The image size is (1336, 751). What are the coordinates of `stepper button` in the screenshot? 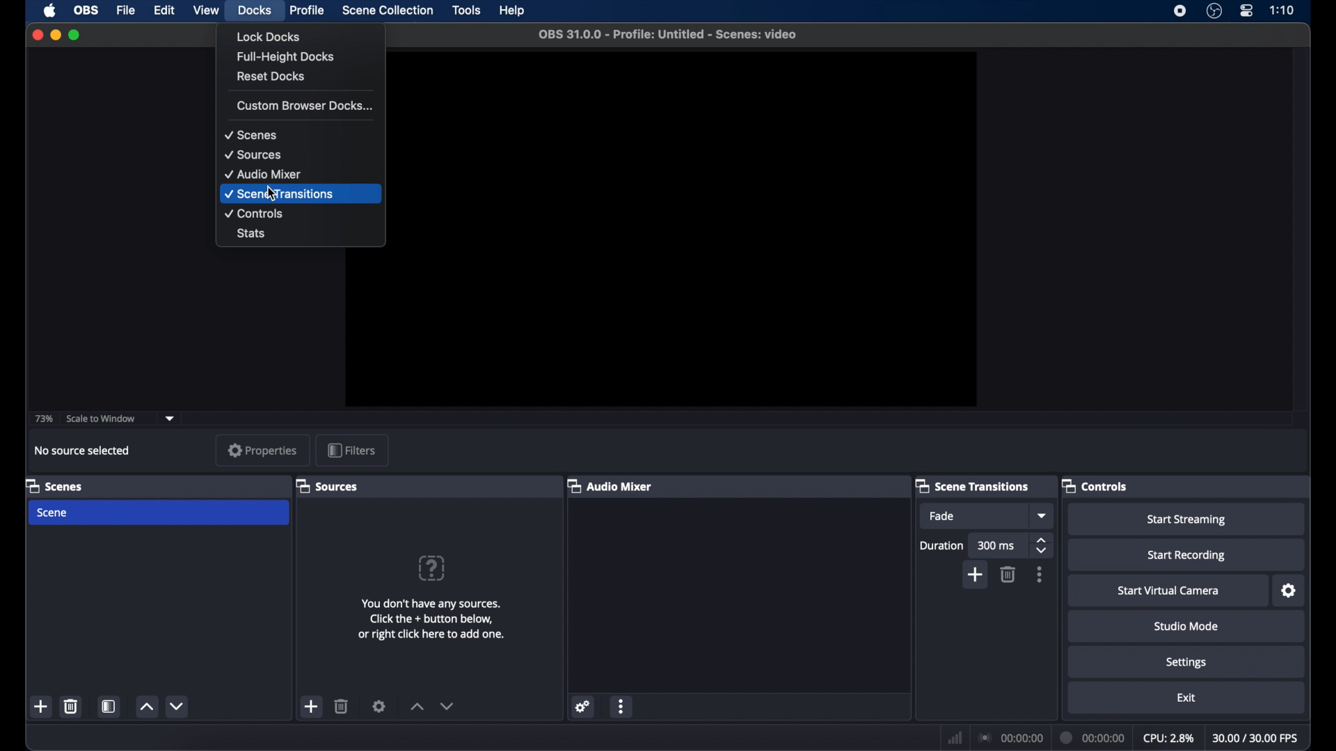 It's located at (1042, 545).